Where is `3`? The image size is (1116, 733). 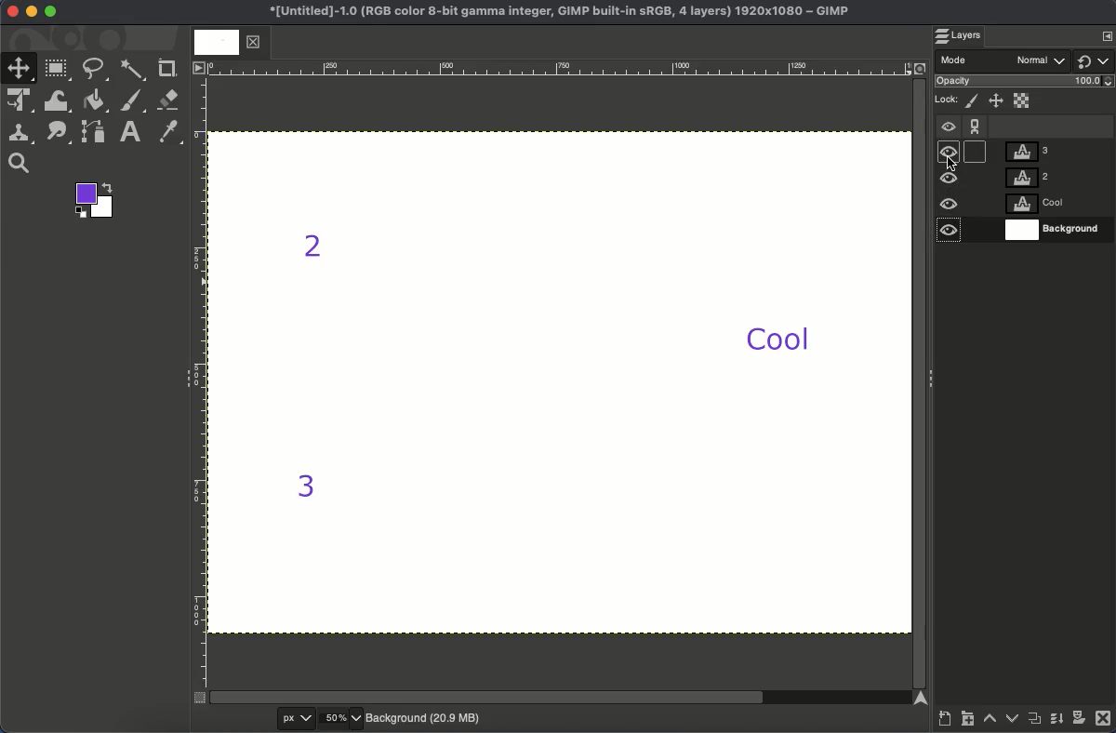 3 is located at coordinates (310, 475).